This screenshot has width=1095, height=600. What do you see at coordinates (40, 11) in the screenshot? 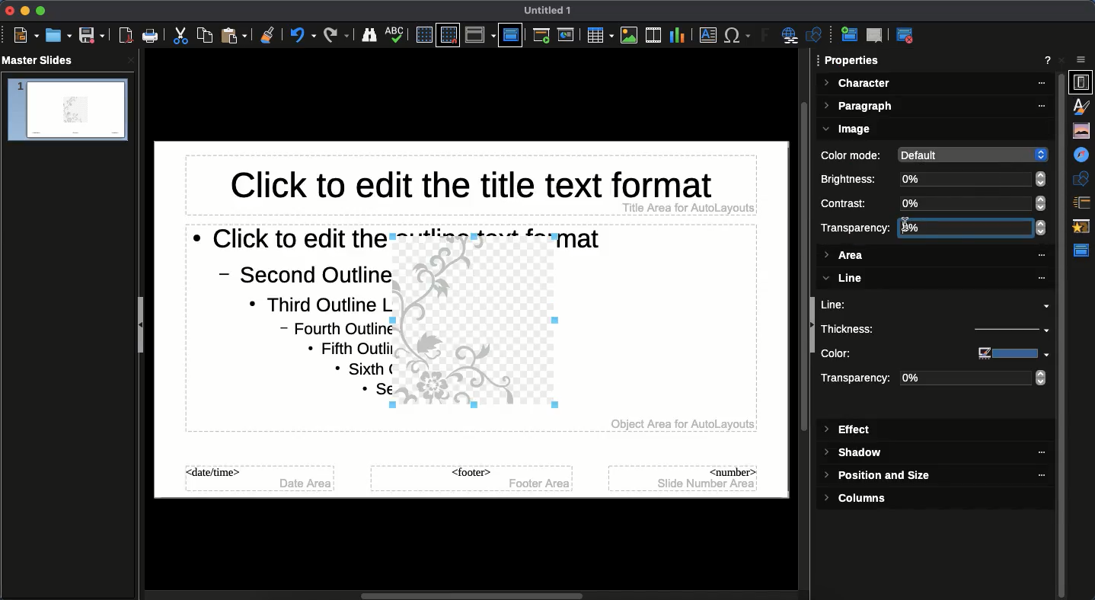
I see `Maximize` at bounding box center [40, 11].